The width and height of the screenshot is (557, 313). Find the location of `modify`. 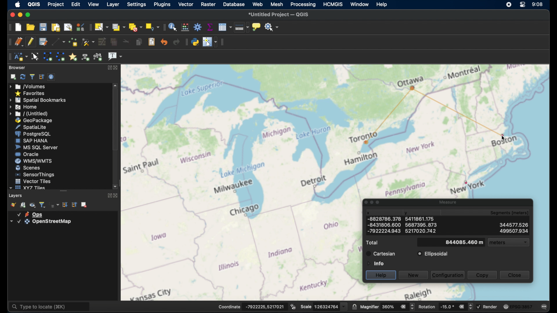

modify is located at coordinates (102, 41).